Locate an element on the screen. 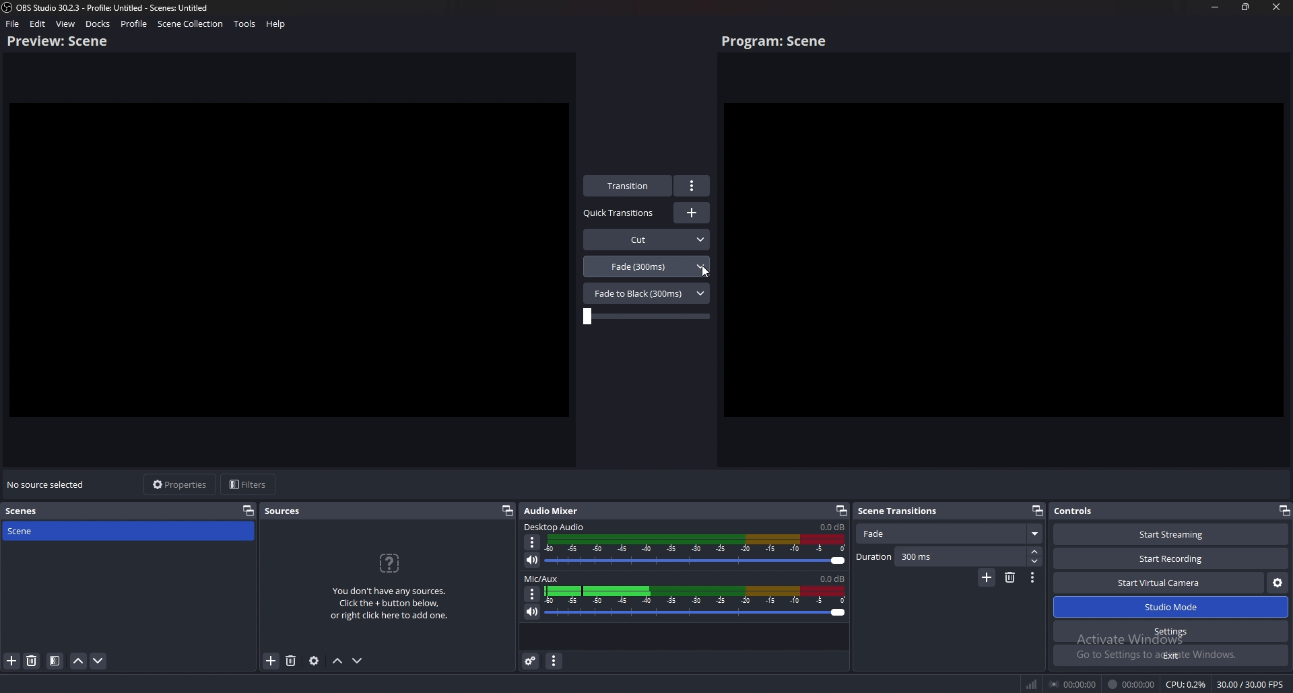  filters is located at coordinates (250, 485).